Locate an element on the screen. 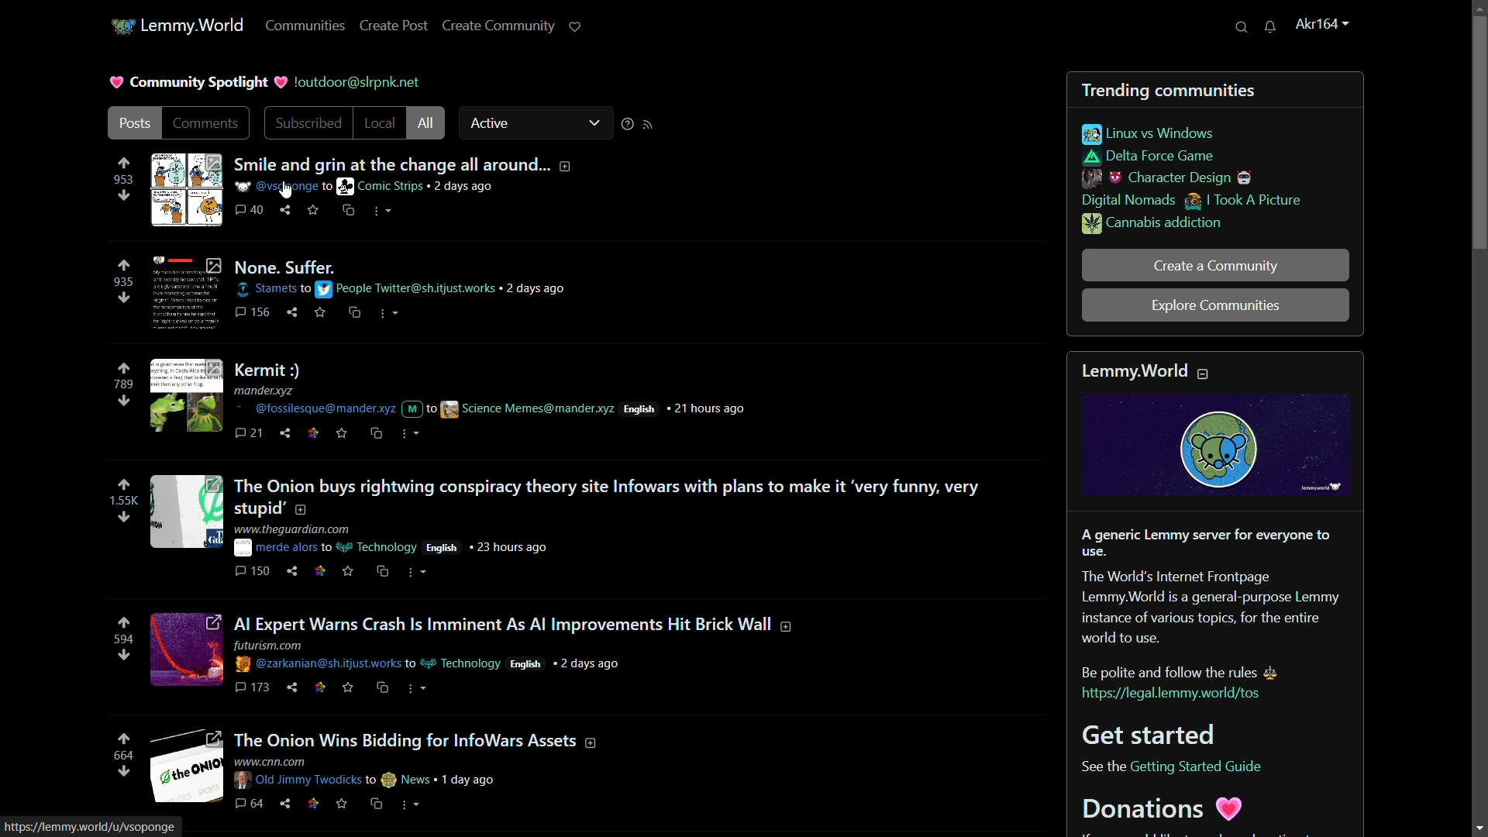  share is located at coordinates (295, 313).